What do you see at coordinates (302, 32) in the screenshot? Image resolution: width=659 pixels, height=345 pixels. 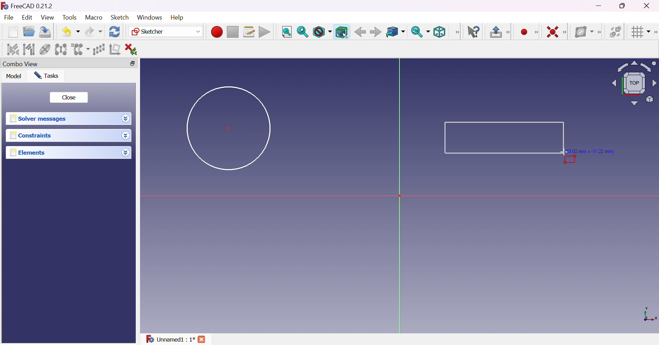 I see `Fit selection` at bounding box center [302, 32].